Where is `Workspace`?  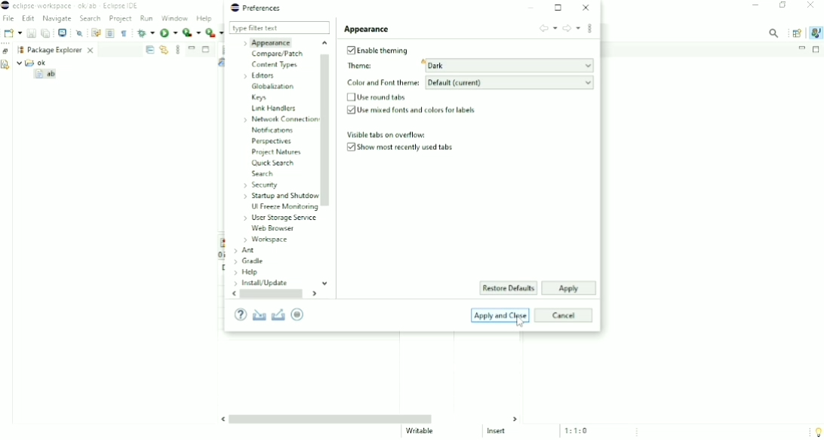 Workspace is located at coordinates (19, 50).